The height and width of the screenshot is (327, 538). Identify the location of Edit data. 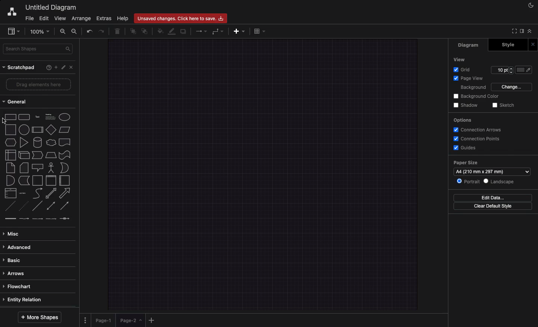
(493, 197).